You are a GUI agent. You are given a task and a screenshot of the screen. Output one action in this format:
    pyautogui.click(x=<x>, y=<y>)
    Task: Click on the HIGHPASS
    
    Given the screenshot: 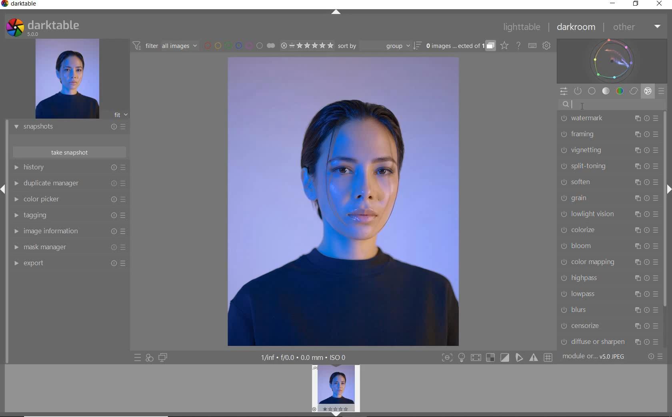 What is the action you would take?
    pyautogui.click(x=610, y=278)
    